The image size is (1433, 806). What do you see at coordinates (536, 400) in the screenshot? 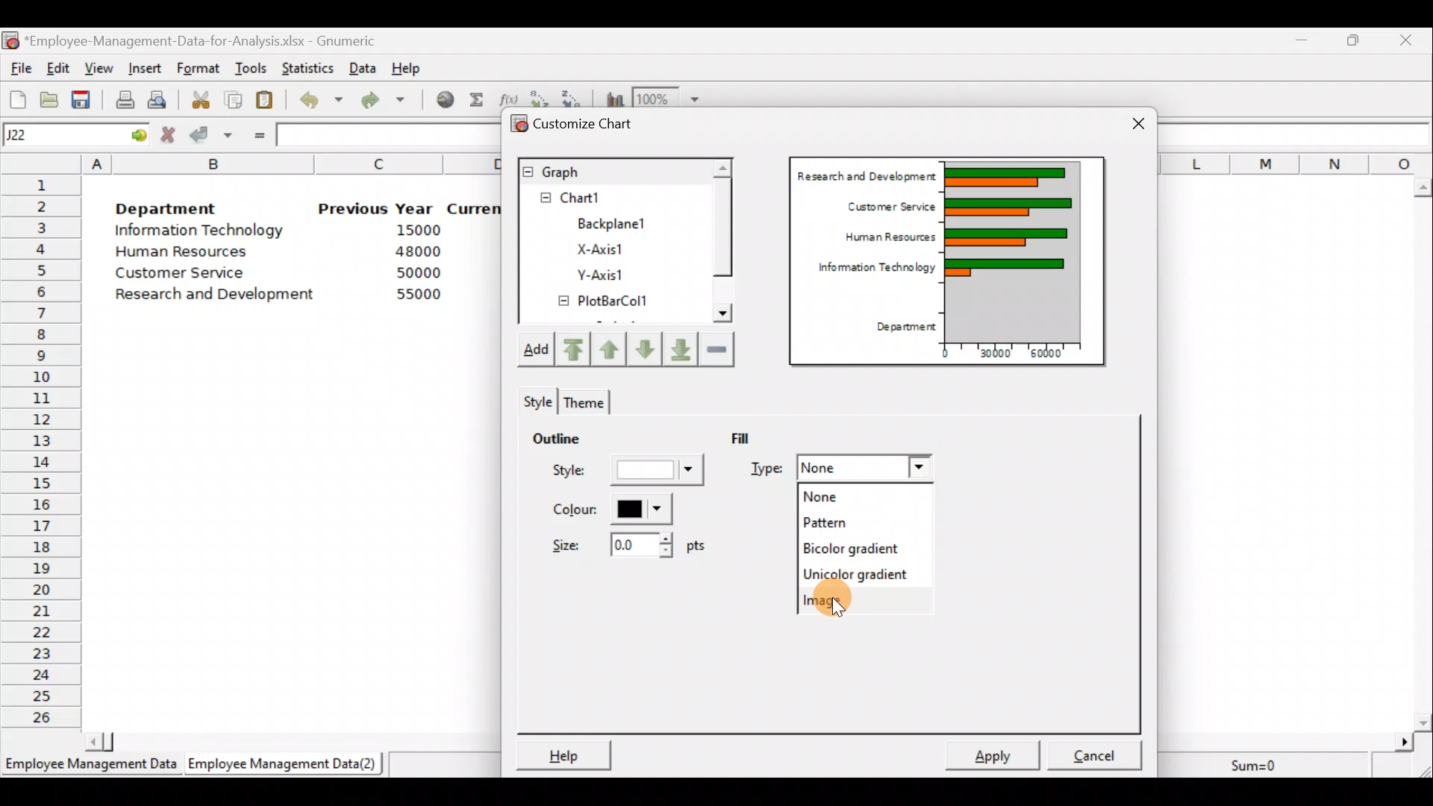
I see `Style` at bounding box center [536, 400].